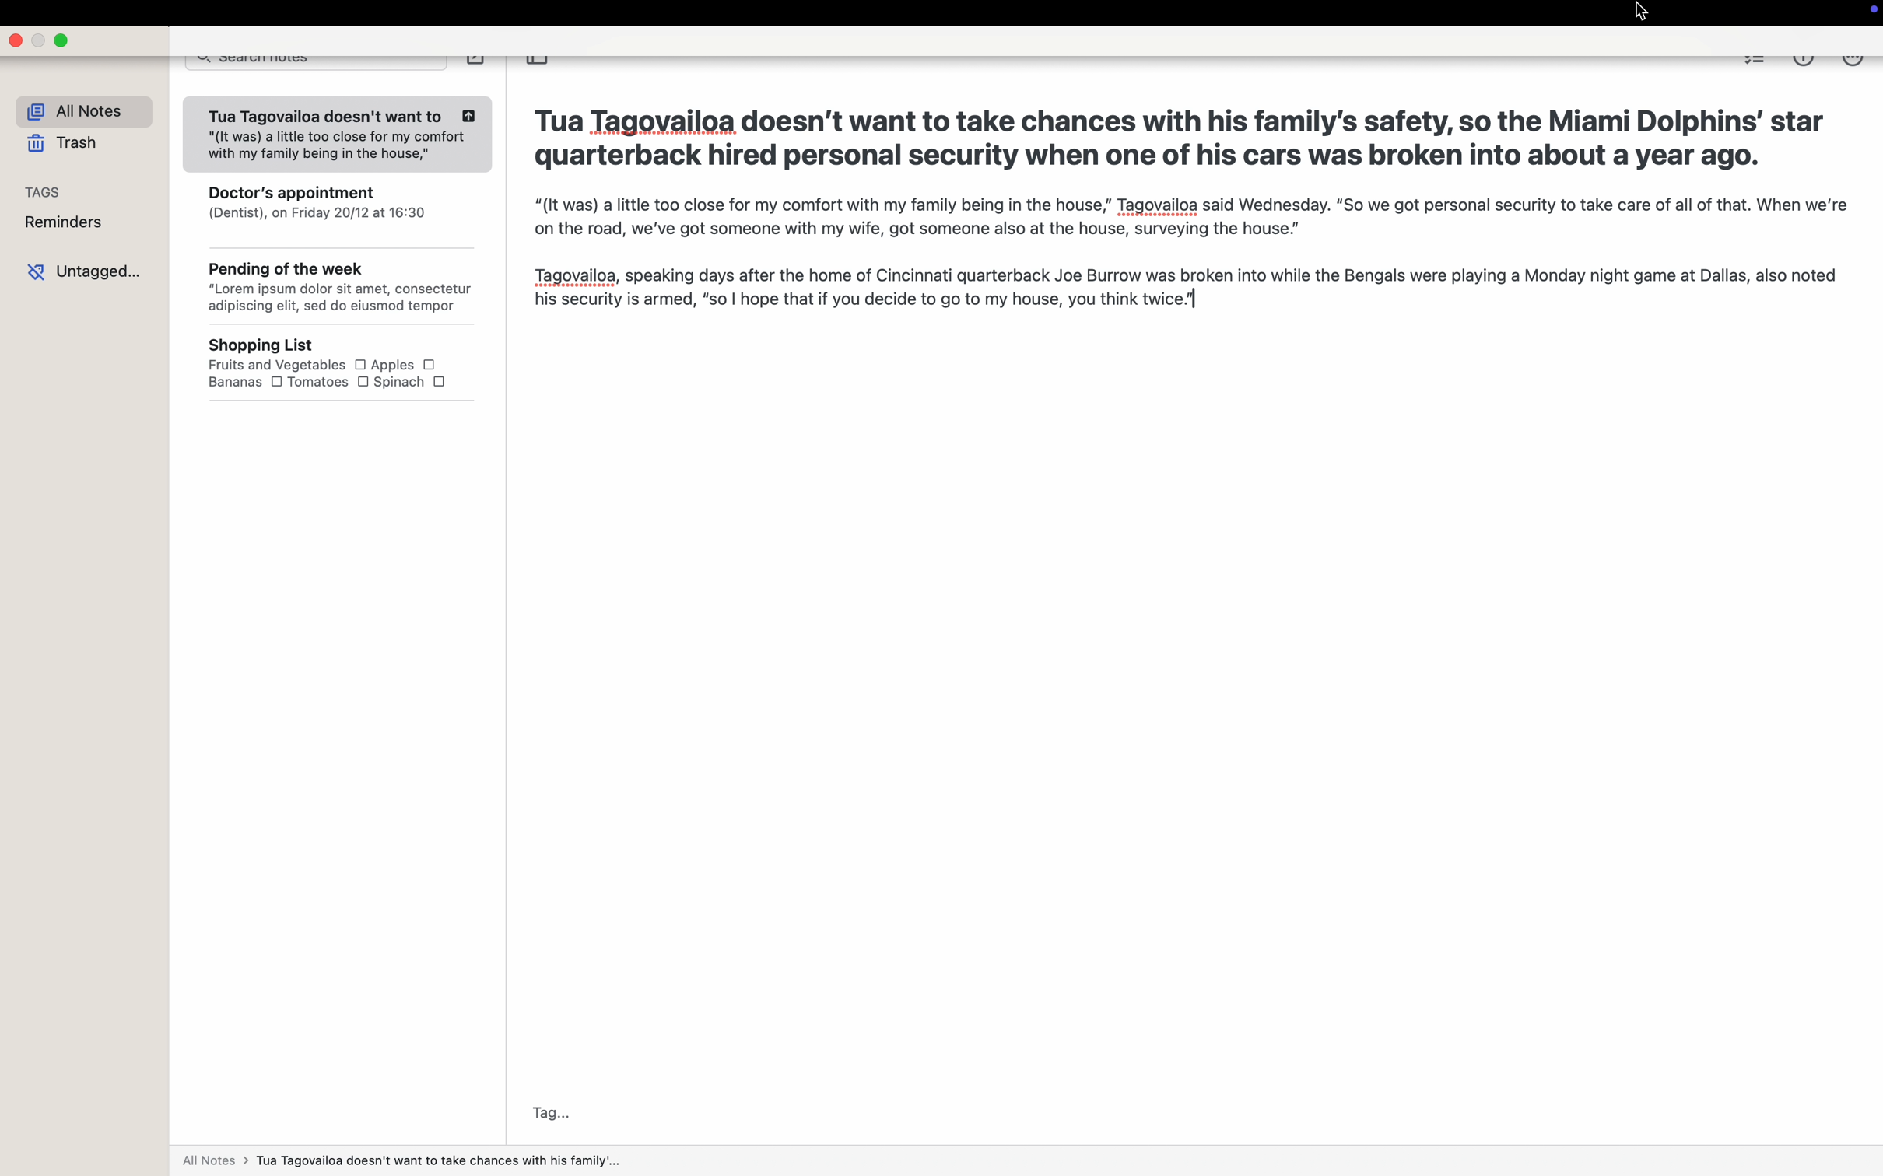 Image resolution: width=1883 pixels, height=1176 pixels. What do you see at coordinates (13, 40) in the screenshot?
I see `close app` at bounding box center [13, 40].